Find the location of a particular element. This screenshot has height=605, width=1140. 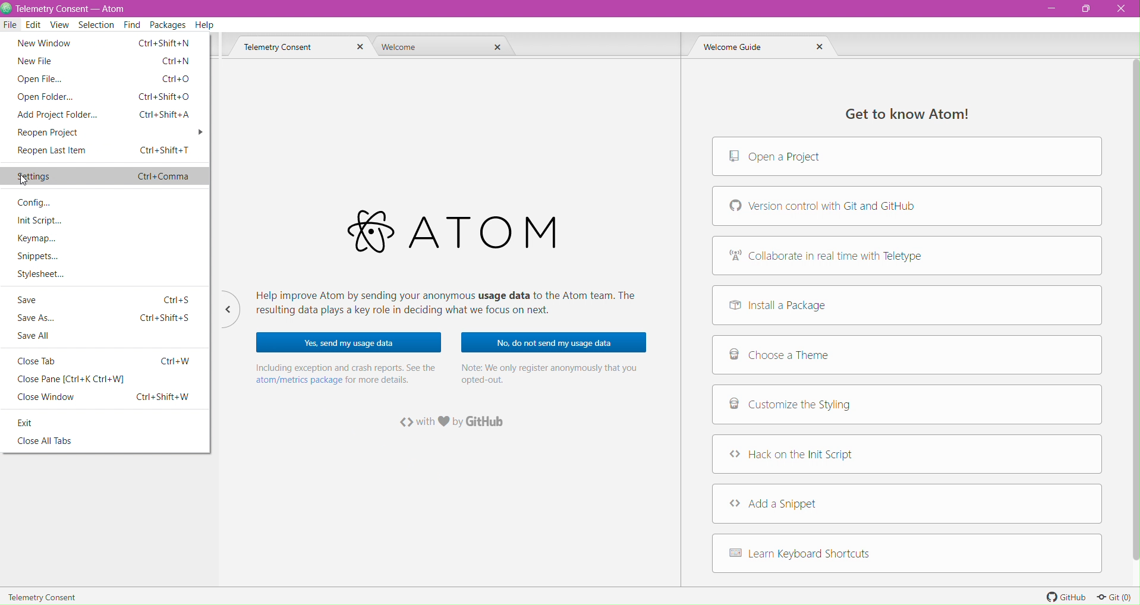

Edit is located at coordinates (33, 26).